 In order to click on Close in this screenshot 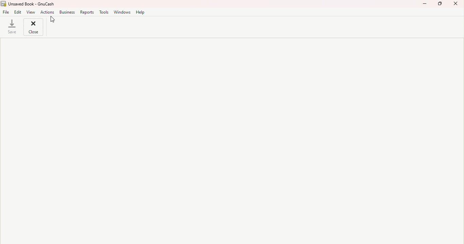, I will do `click(456, 5)`.